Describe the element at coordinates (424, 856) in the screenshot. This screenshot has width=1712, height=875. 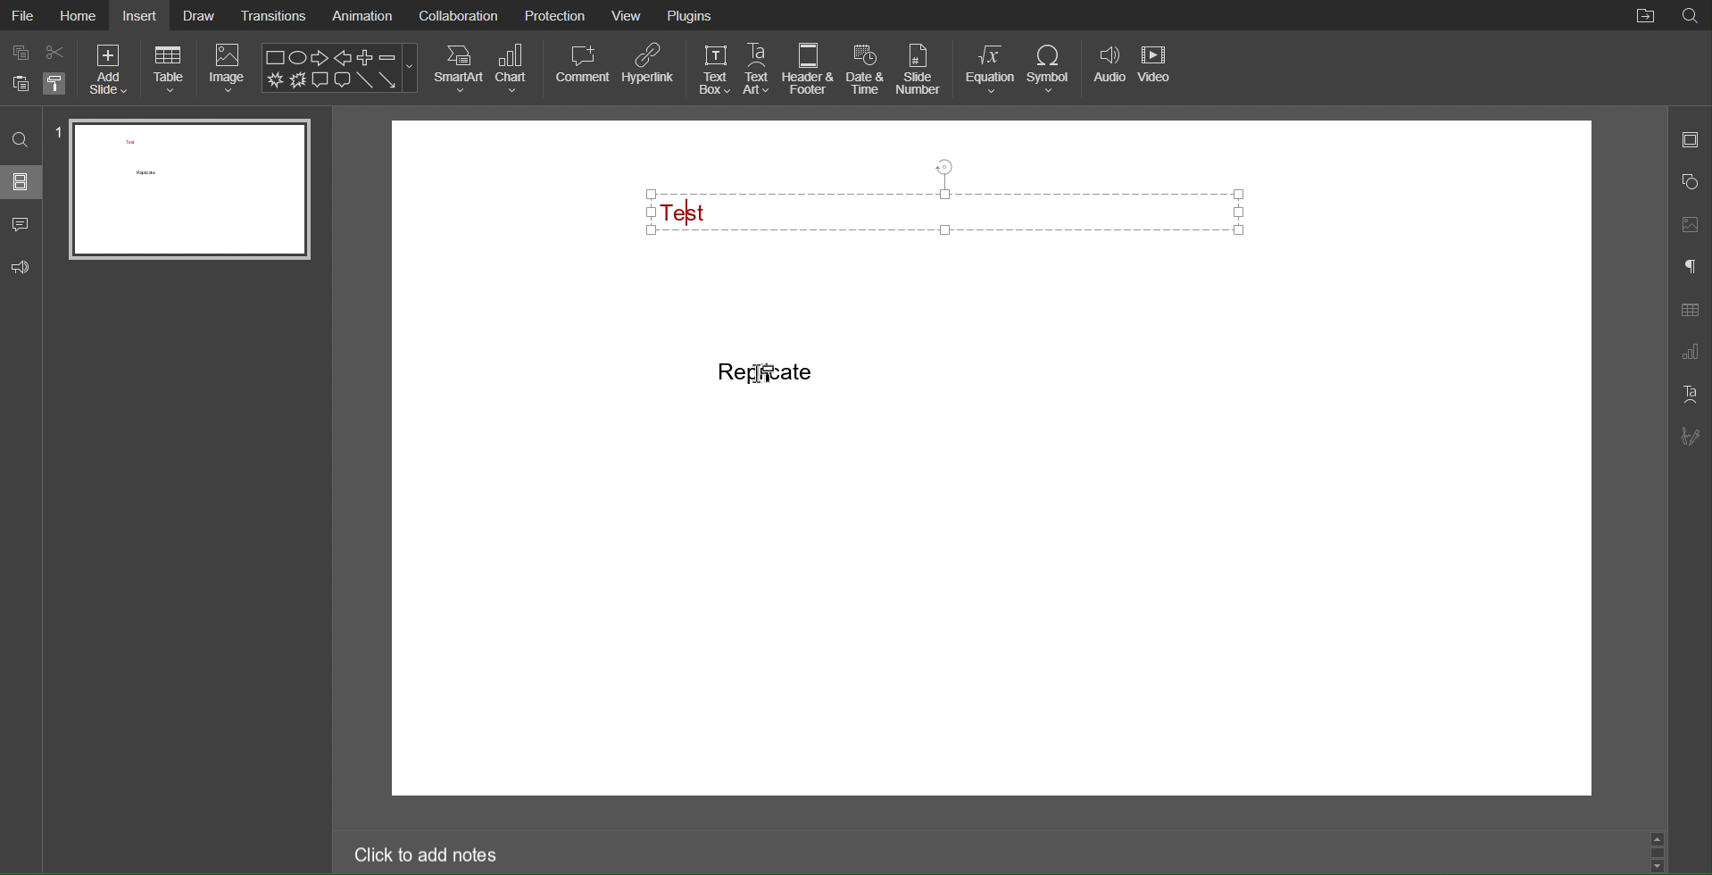
I see `Click to add notes` at that location.